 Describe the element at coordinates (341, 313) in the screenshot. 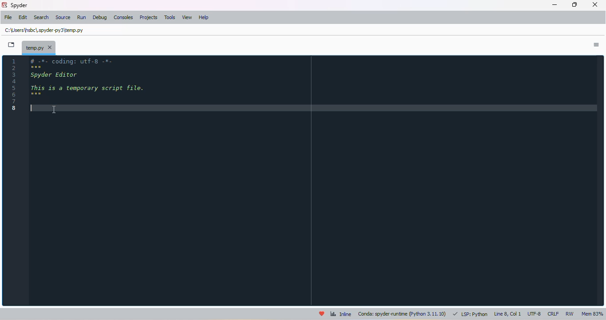

I see `inline` at that location.